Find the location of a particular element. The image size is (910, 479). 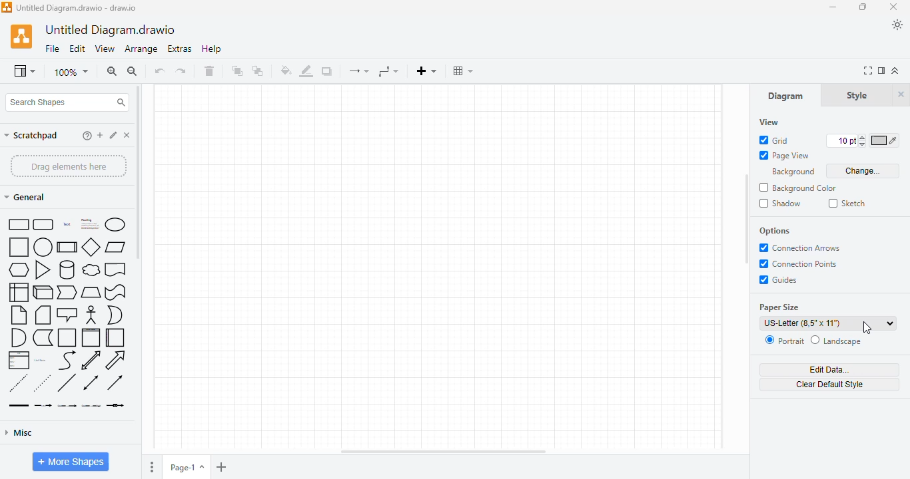

title is located at coordinates (111, 31).